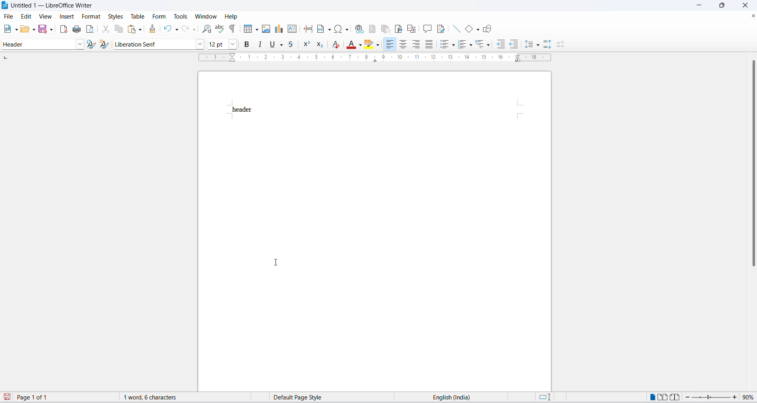 The image size is (757, 403). Describe the element at coordinates (674, 397) in the screenshot. I see `book view` at that location.